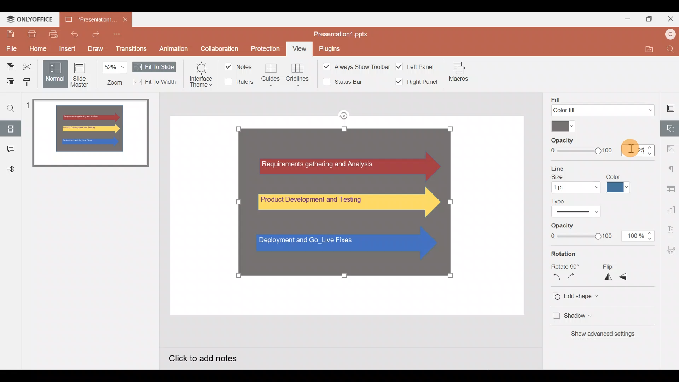 This screenshot has height=382, width=679. I want to click on Flip, so click(611, 267).